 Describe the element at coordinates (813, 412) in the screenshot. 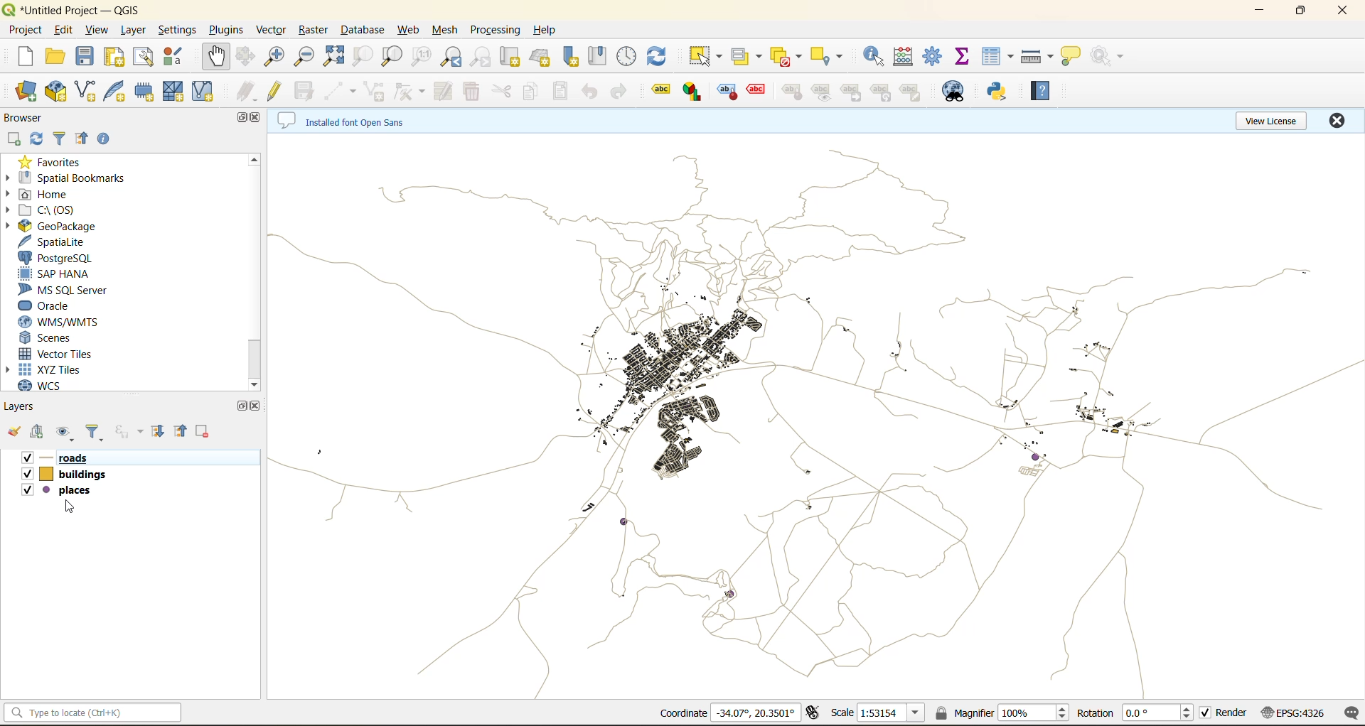

I see `layers` at that location.